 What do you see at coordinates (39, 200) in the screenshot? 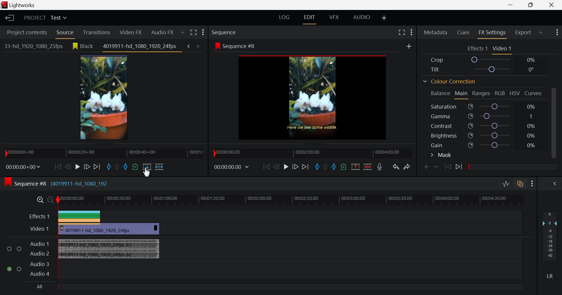
I see `Timeline Zoom In` at bounding box center [39, 200].